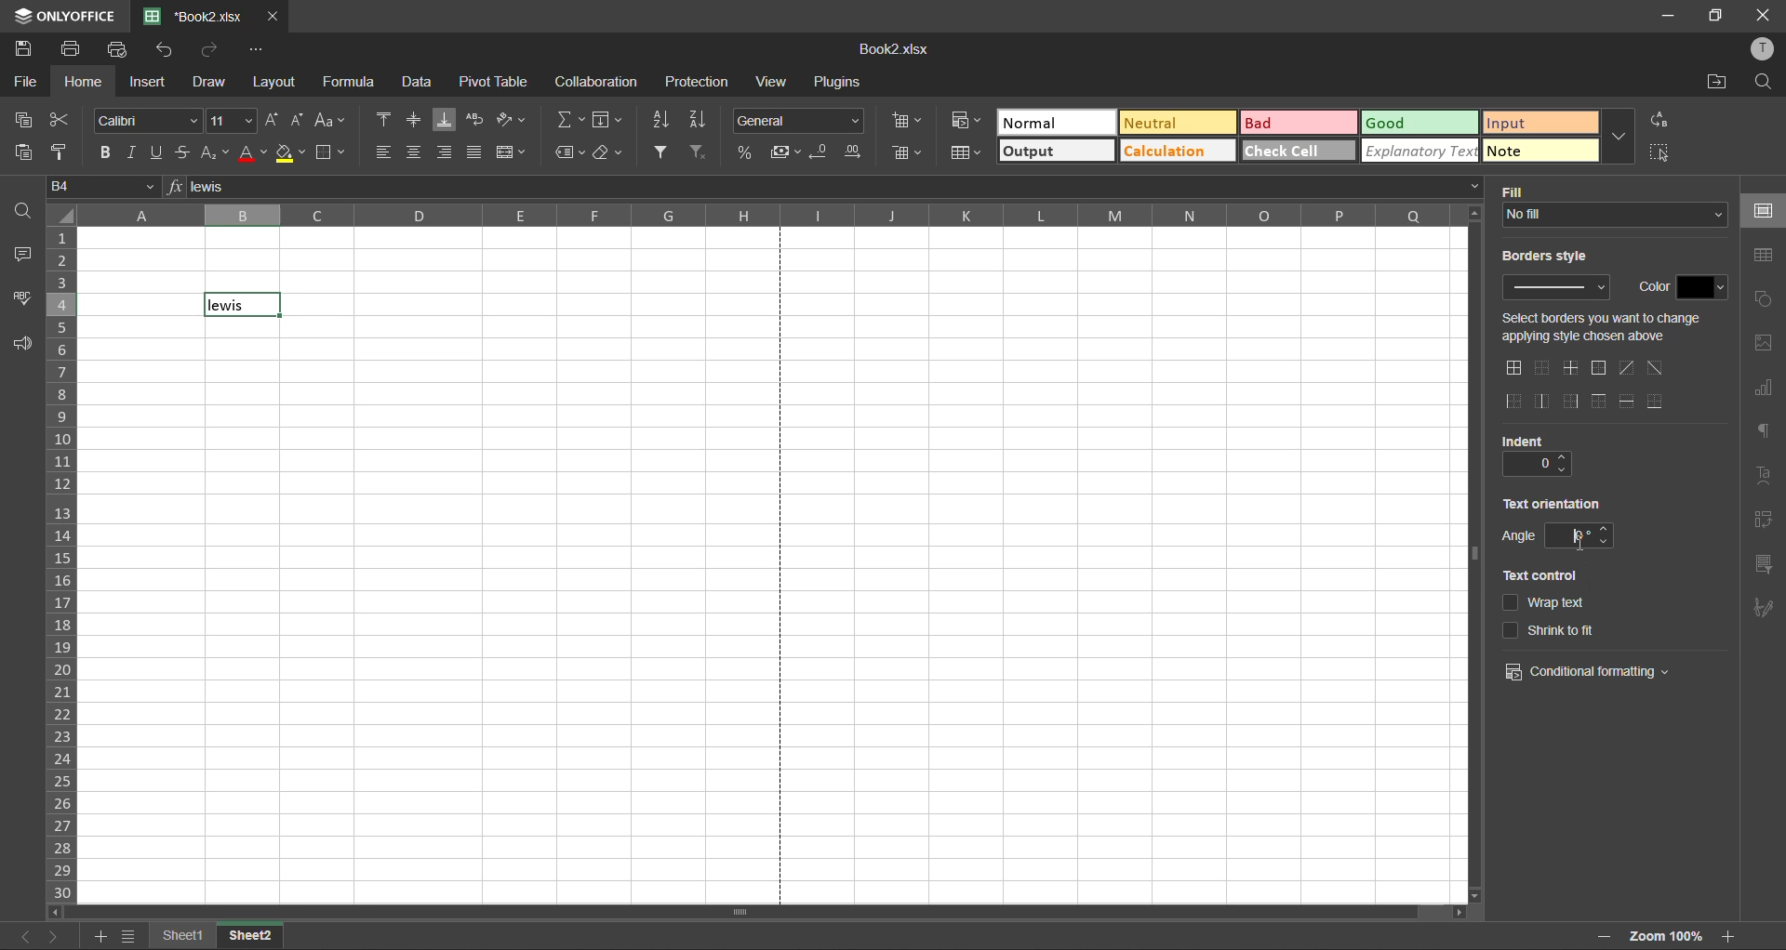 The height and width of the screenshot is (950, 1786). What do you see at coordinates (963, 154) in the screenshot?
I see `format as table` at bounding box center [963, 154].